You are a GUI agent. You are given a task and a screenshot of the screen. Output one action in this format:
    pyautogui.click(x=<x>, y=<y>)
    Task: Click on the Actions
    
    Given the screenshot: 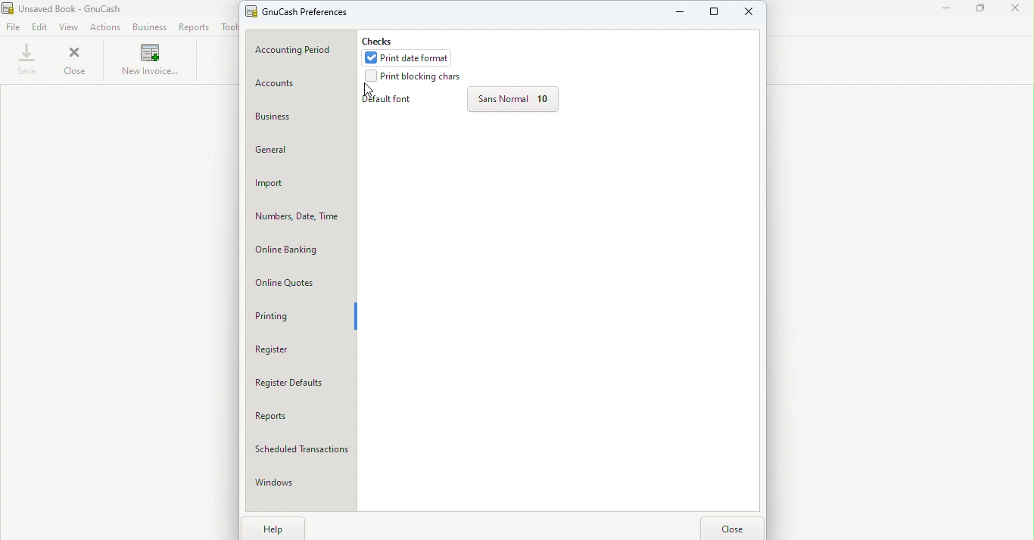 What is the action you would take?
    pyautogui.click(x=105, y=27)
    